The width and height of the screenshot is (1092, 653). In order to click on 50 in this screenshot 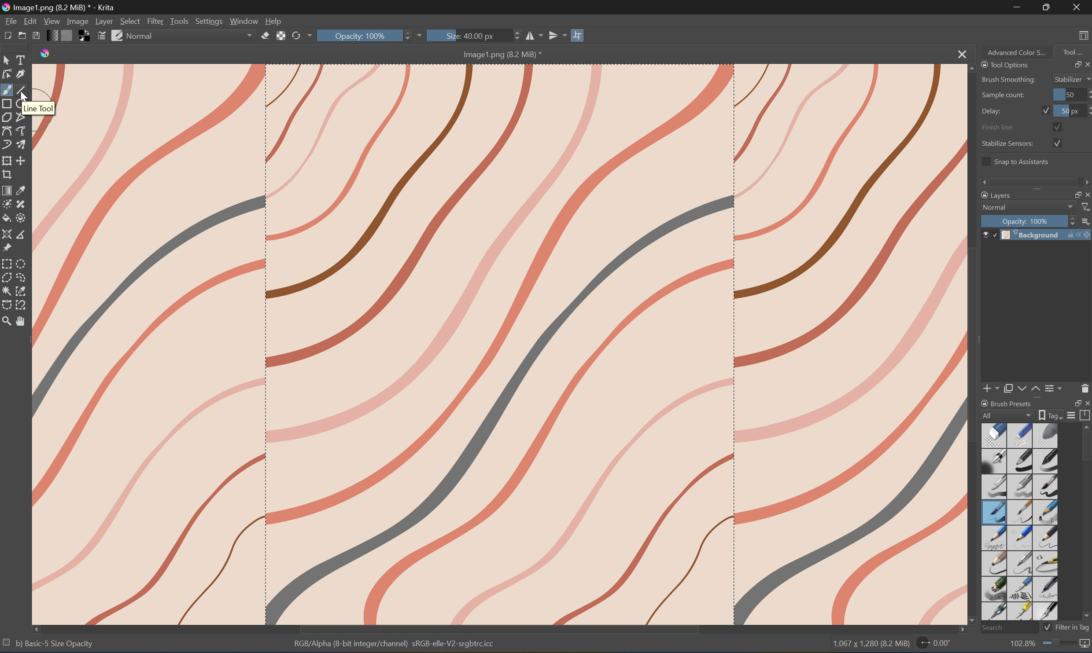, I will do `click(1067, 94)`.